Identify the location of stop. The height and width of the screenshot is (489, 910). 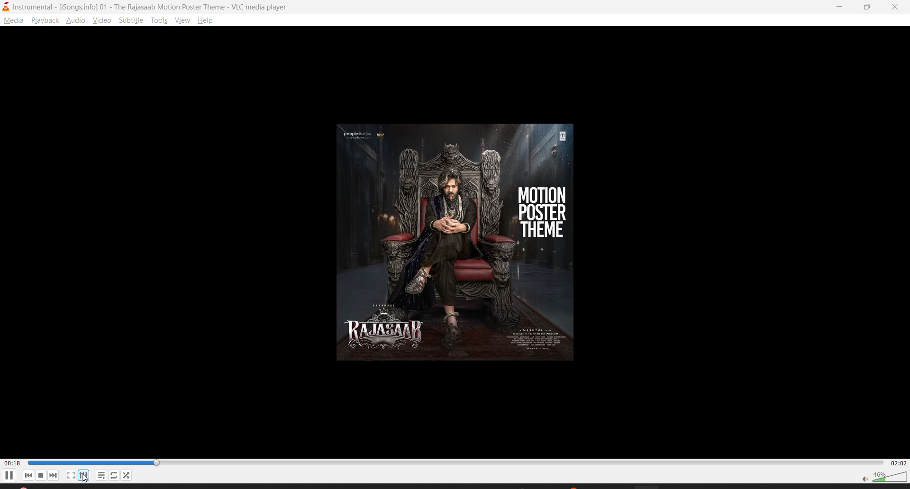
(41, 475).